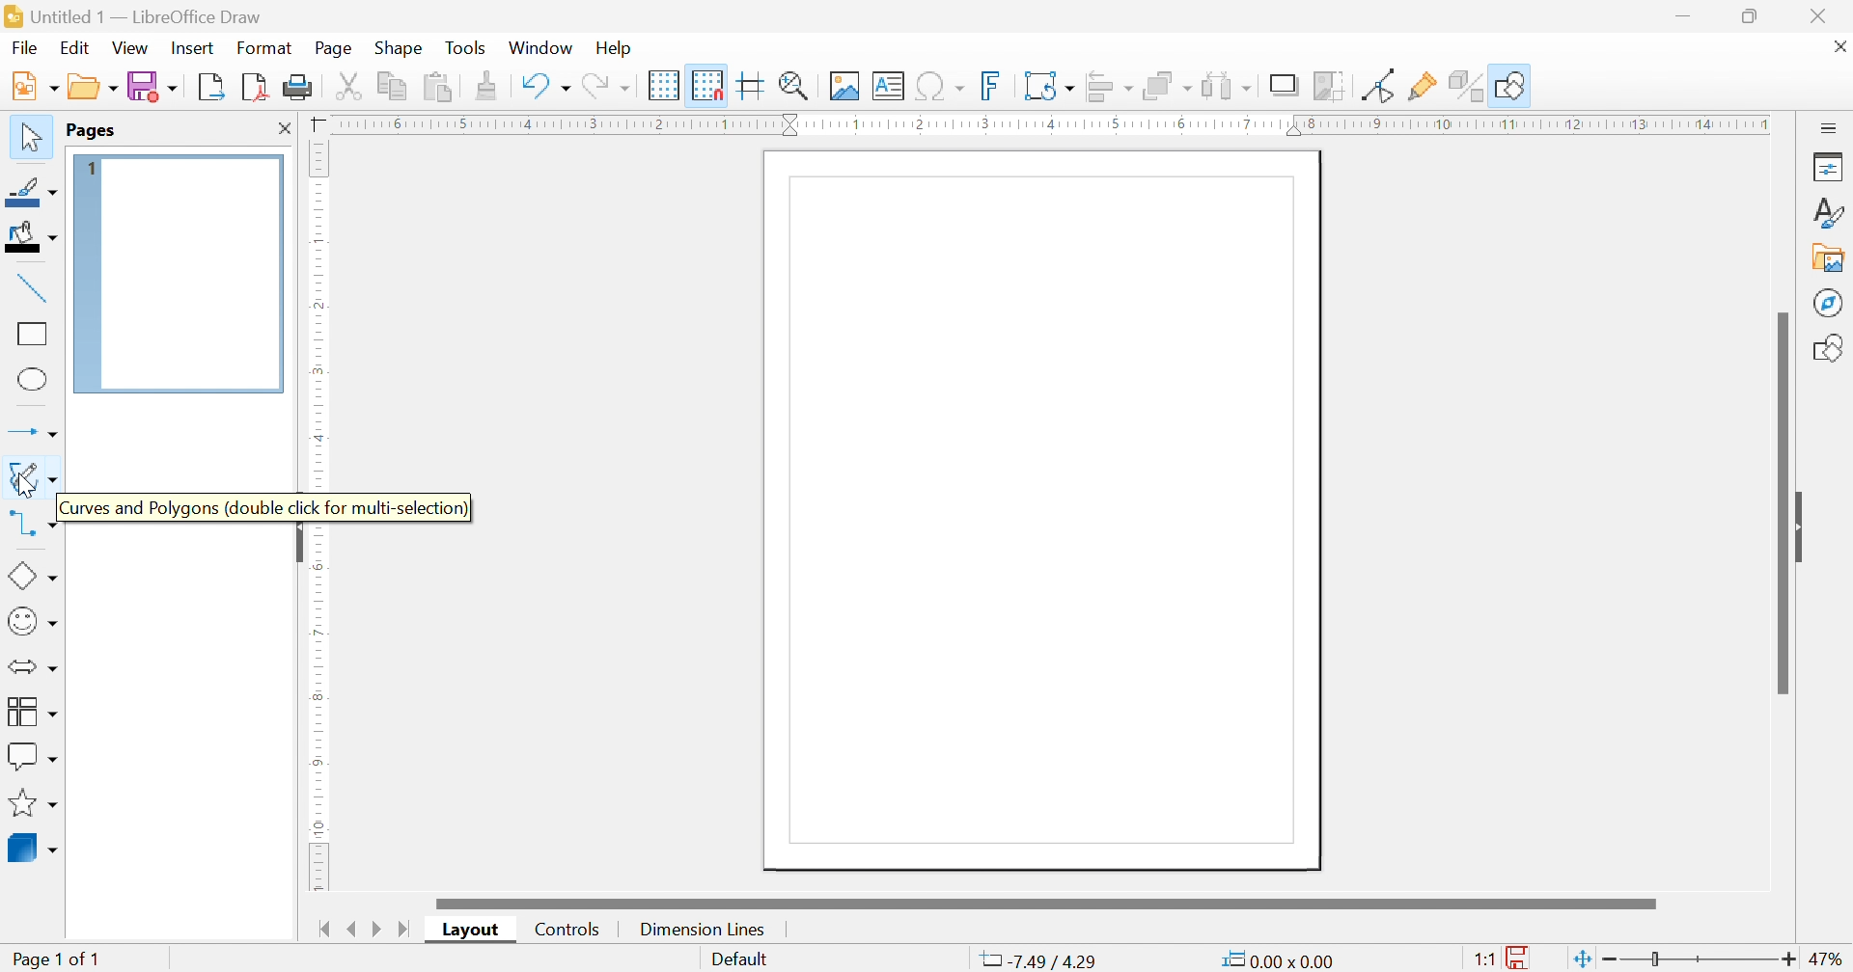 The image size is (1853, 972). I want to click on align objects, so click(1107, 88).